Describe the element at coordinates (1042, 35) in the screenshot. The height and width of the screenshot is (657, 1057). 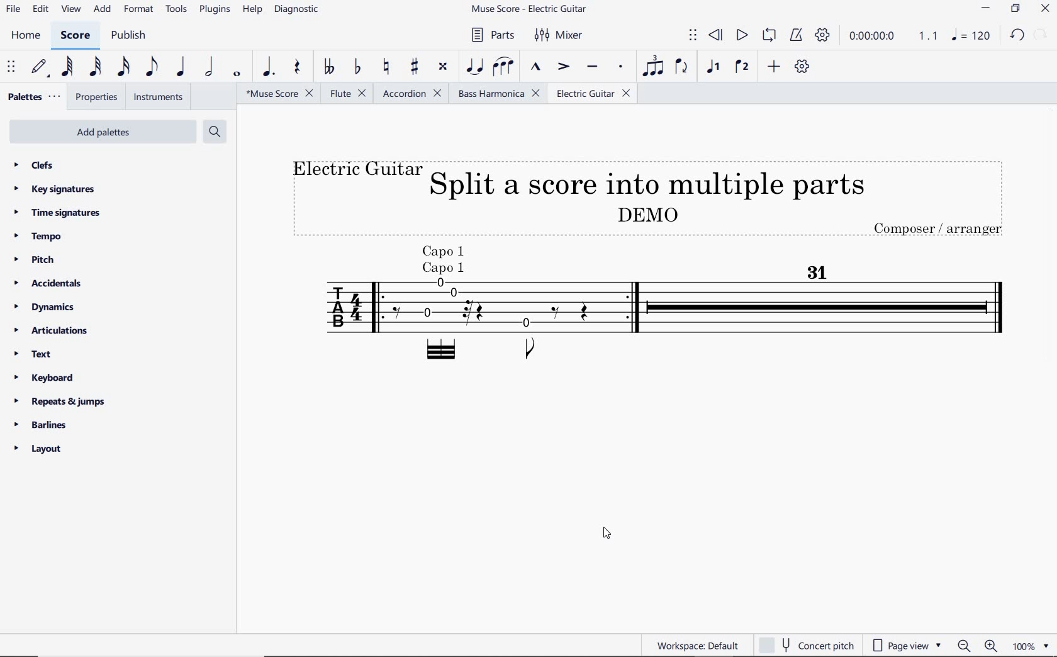
I see `REDO` at that location.